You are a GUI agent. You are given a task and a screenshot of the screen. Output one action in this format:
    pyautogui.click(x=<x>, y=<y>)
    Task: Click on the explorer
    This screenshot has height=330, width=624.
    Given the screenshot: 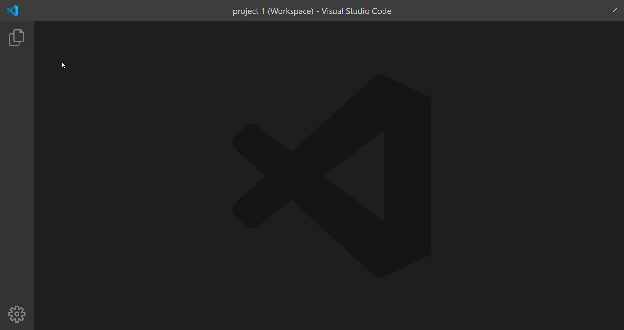 What is the action you would take?
    pyautogui.click(x=17, y=40)
    